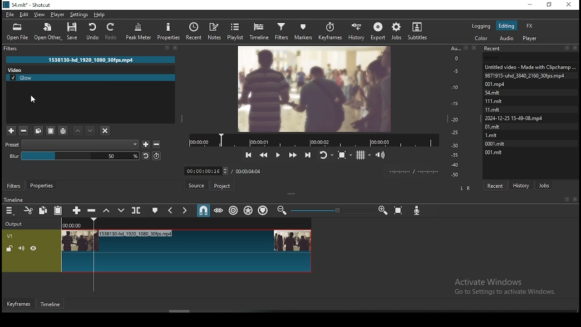 This screenshot has width=581, height=327. What do you see at coordinates (145, 156) in the screenshot?
I see `reset to default` at bounding box center [145, 156].